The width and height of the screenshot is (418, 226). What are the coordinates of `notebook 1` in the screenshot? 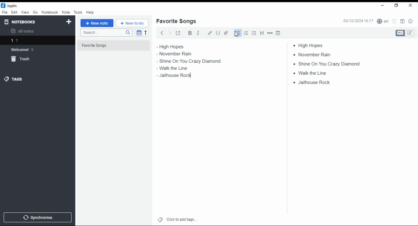 It's located at (24, 41).